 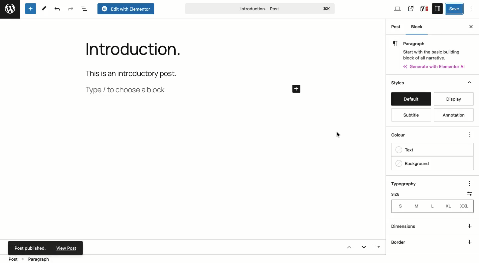 I want to click on Border, so click(x=399, y=242).